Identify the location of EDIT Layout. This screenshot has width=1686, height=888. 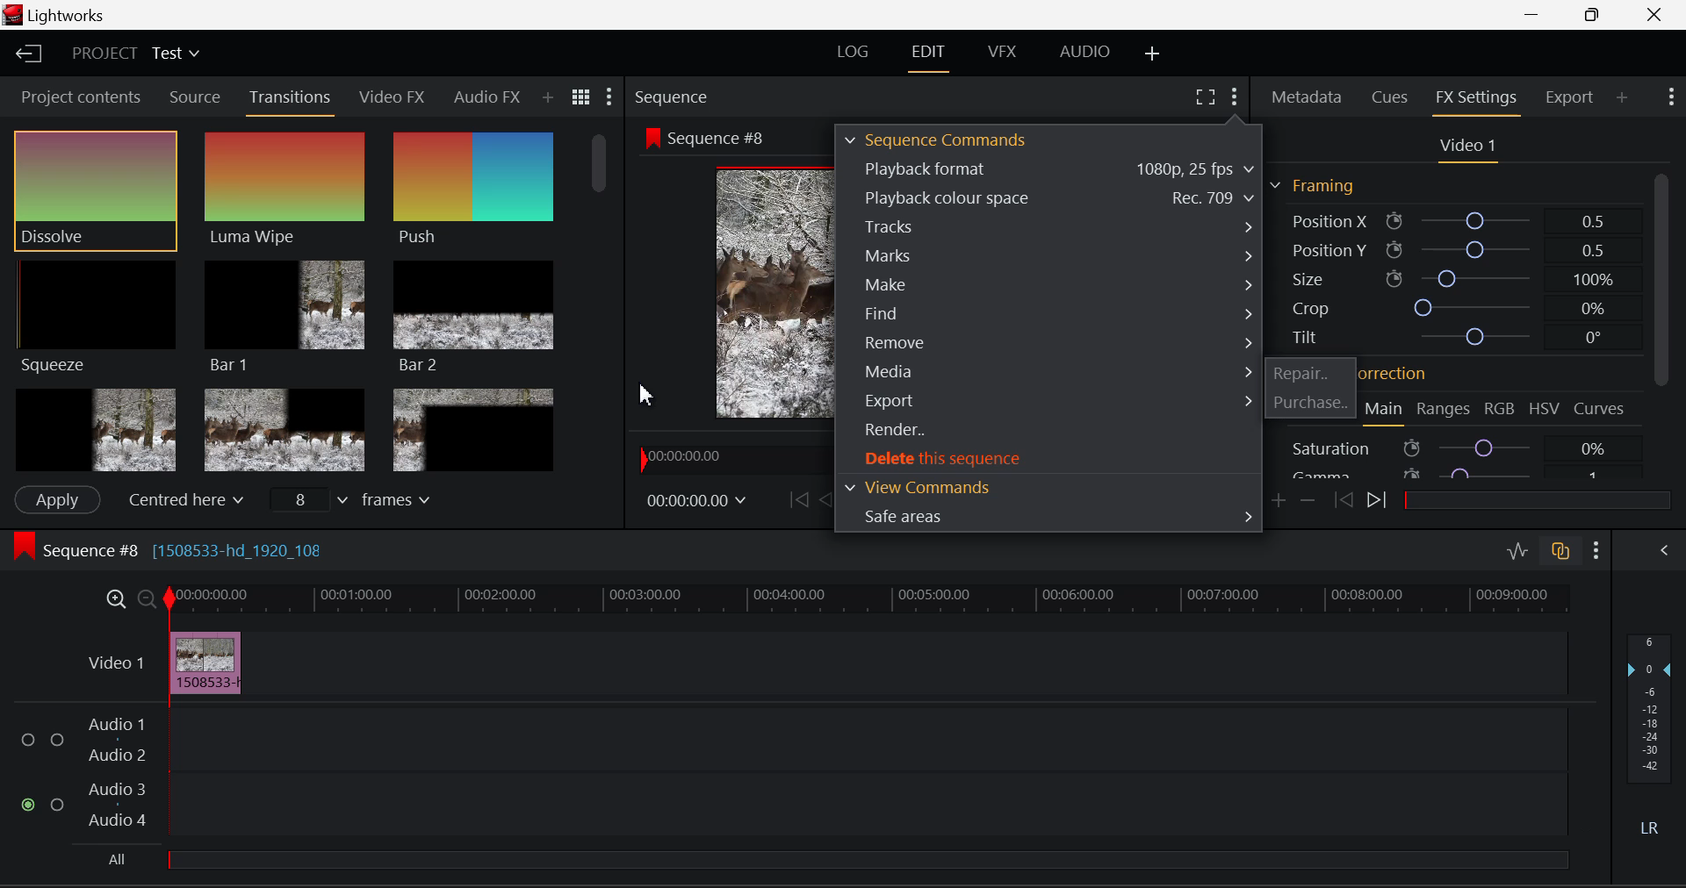
(928, 56).